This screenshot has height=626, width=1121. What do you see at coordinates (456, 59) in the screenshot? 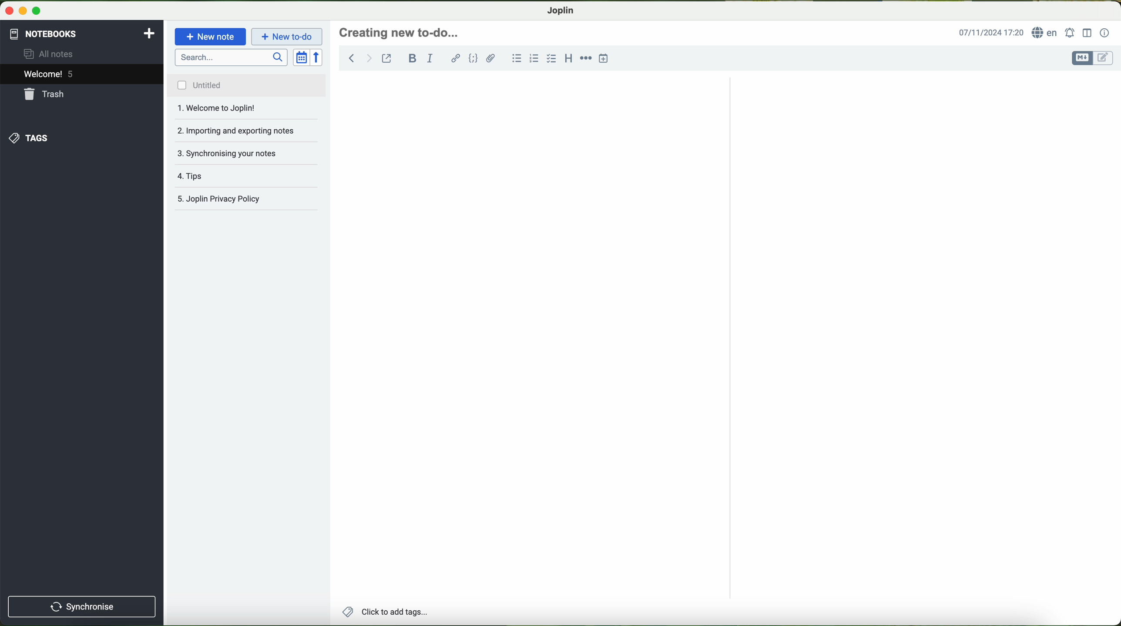
I see `hyperlink` at bounding box center [456, 59].